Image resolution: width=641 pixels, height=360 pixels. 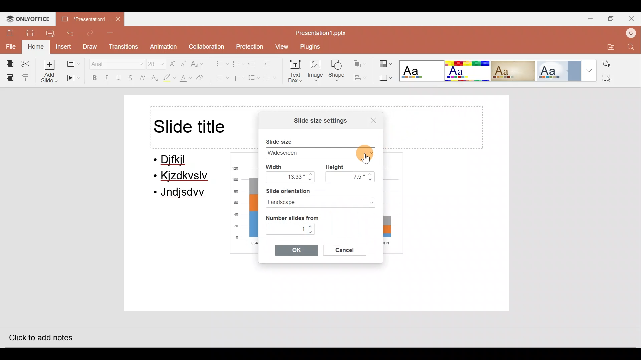 I want to click on Theme 2, so click(x=469, y=71).